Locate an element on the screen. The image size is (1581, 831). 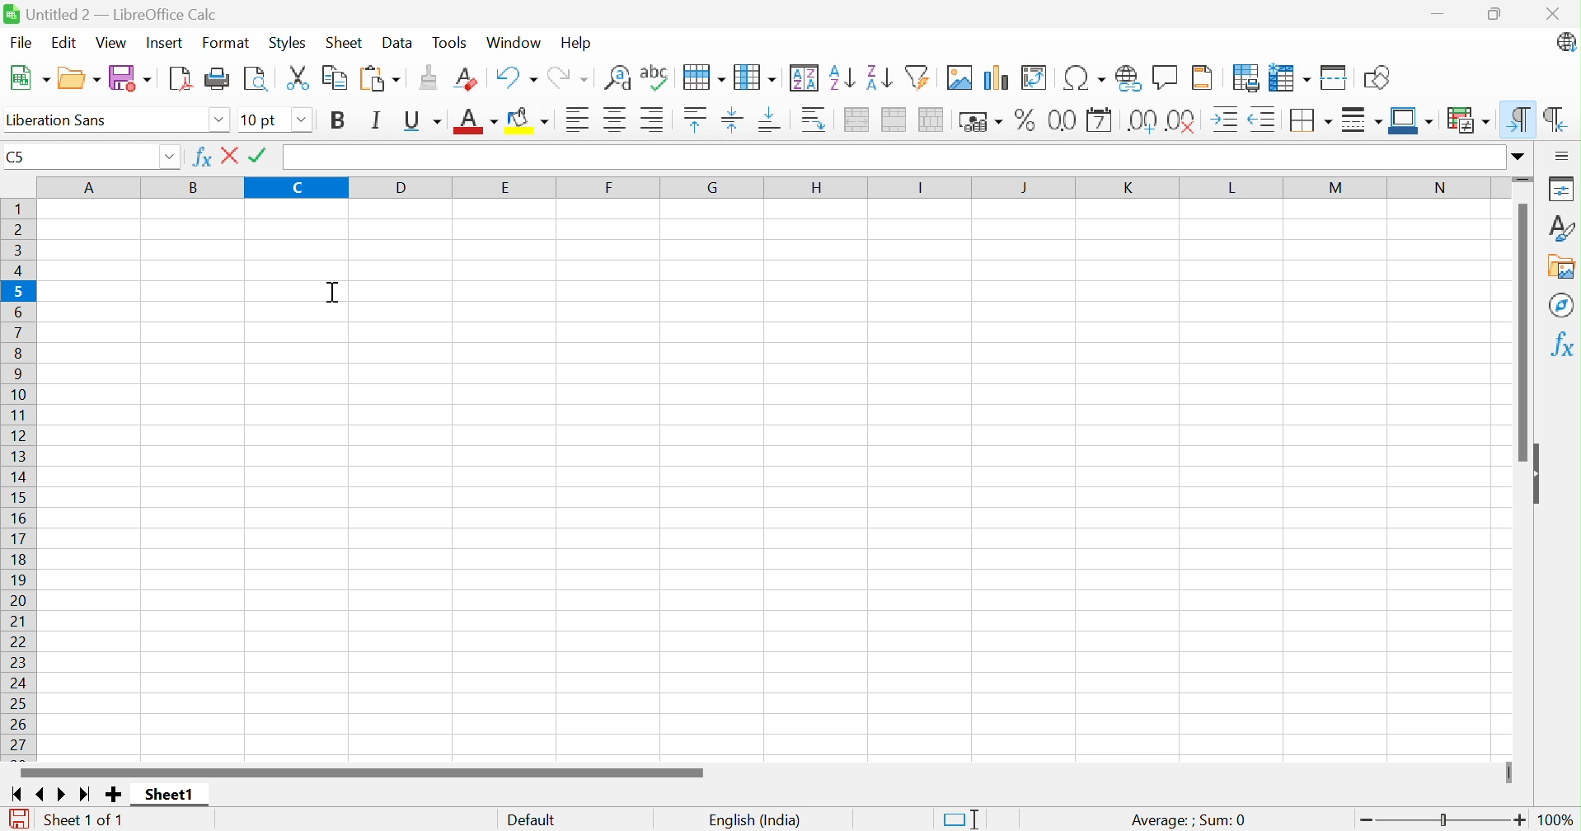
Column is located at coordinates (756, 77).